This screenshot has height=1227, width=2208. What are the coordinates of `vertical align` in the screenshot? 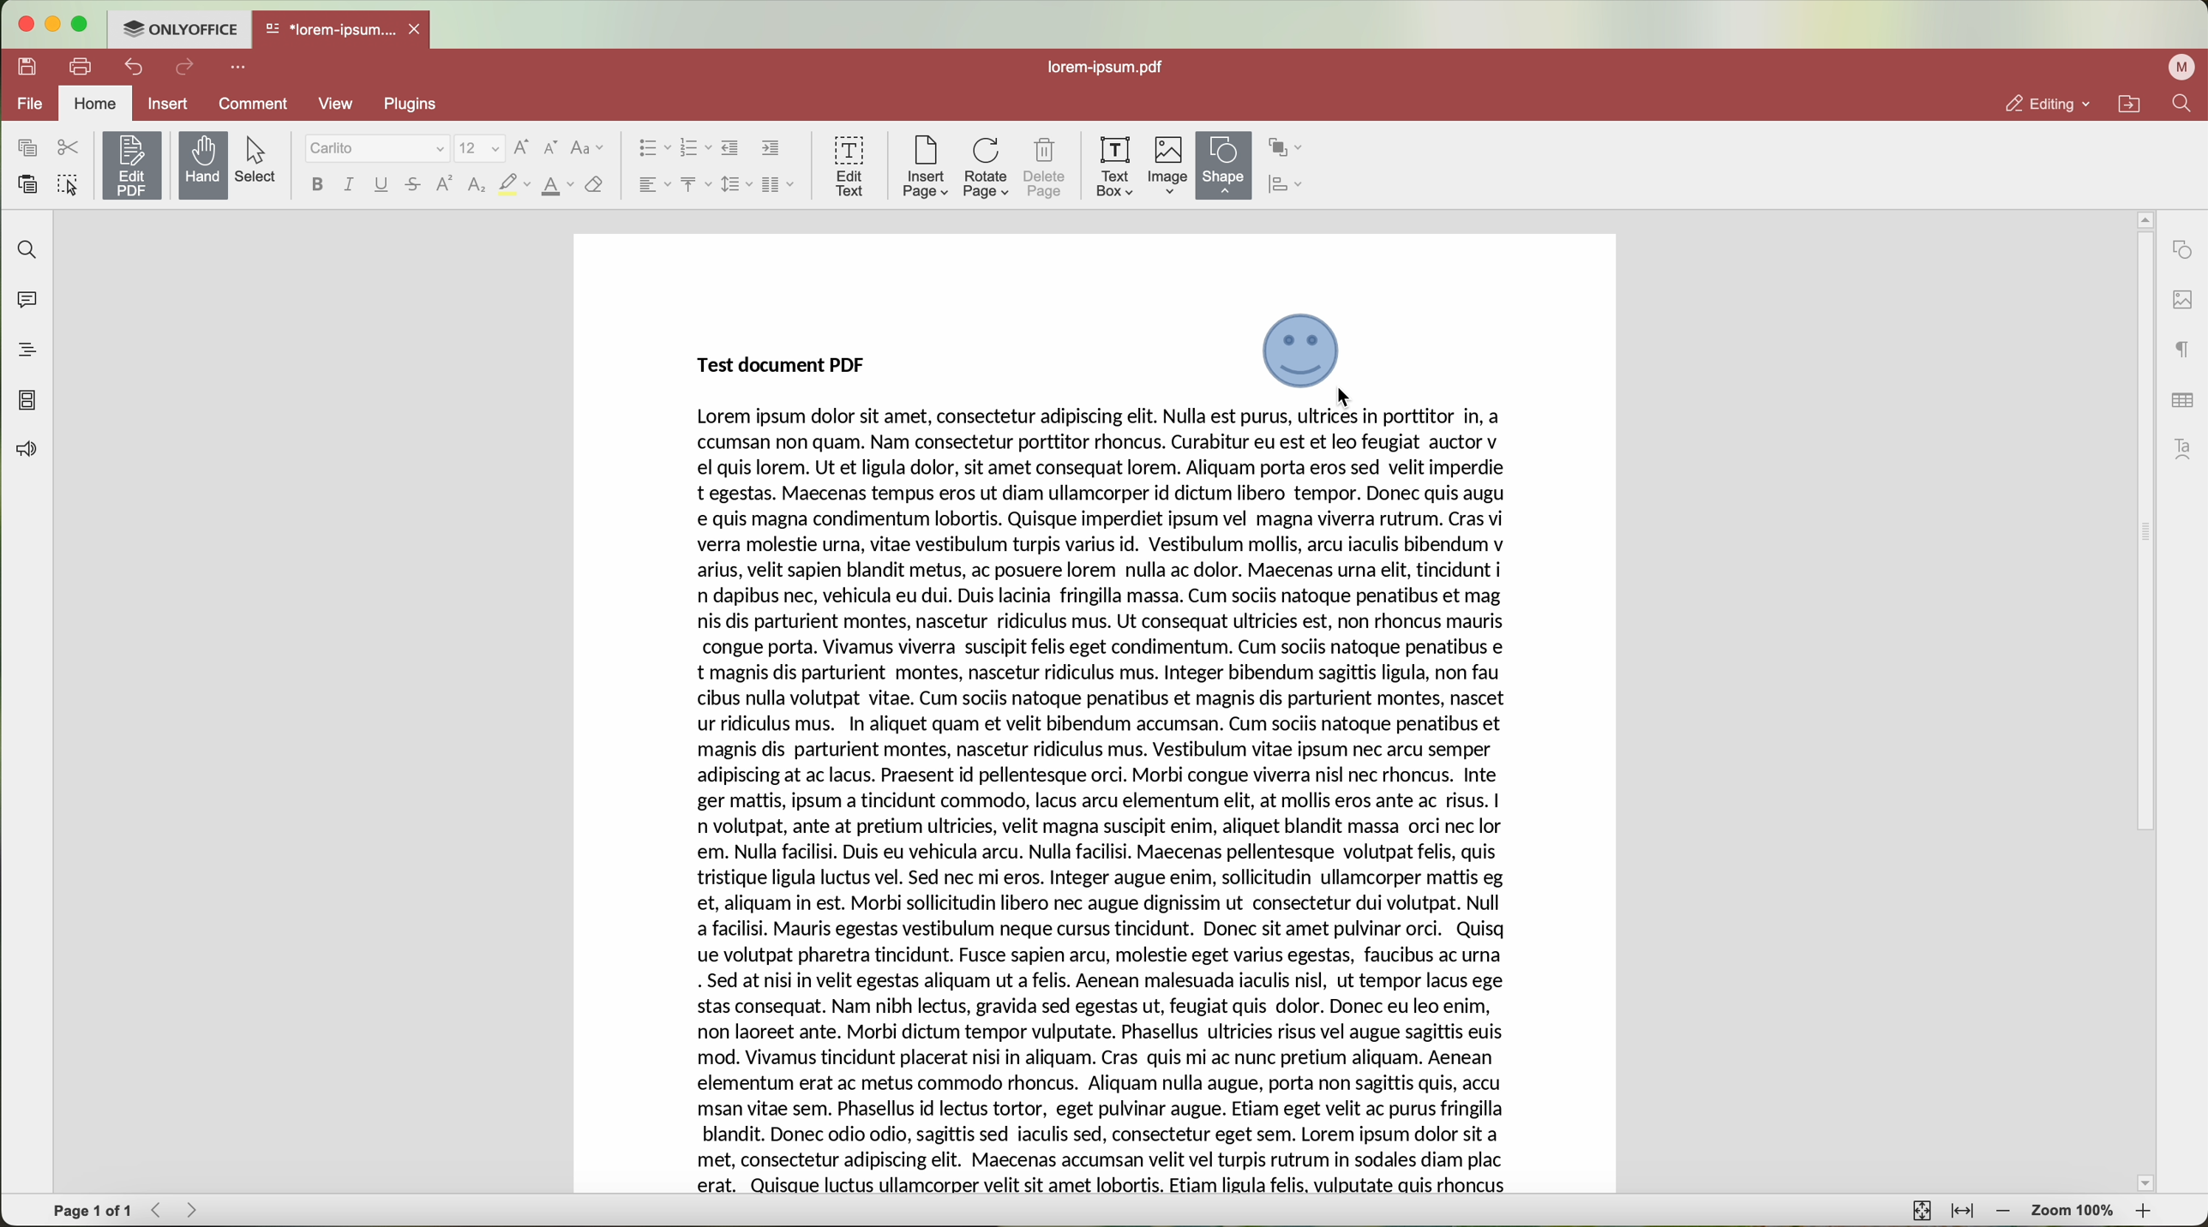 It's located at (693, 184).